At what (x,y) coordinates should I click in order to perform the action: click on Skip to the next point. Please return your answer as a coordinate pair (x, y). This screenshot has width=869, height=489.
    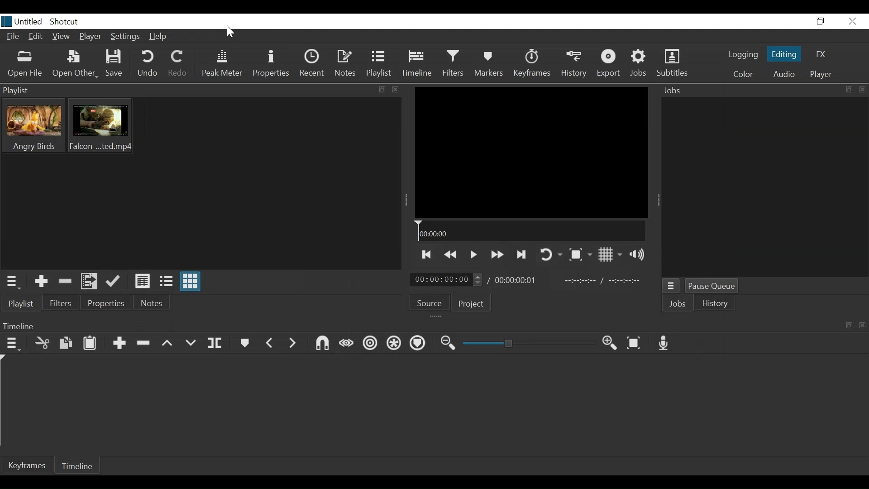
    Looking at the image, I should click on (522, 254).